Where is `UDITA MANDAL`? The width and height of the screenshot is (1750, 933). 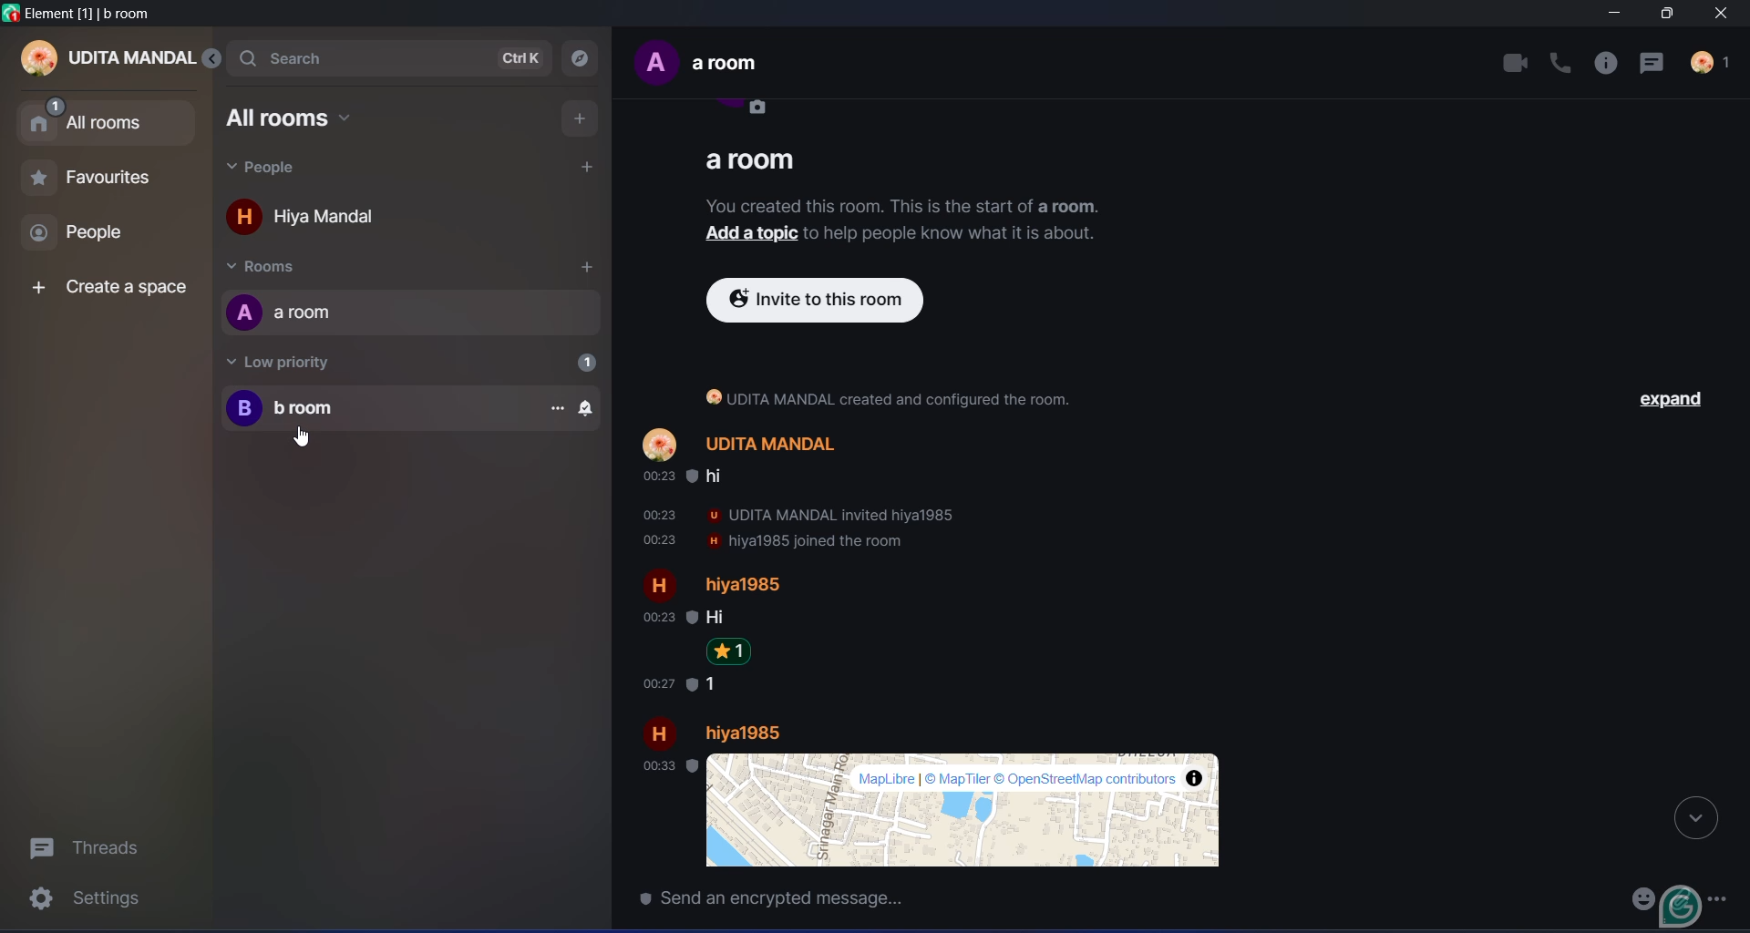
UDITA MANDAL is located at coordinates (108, 60).